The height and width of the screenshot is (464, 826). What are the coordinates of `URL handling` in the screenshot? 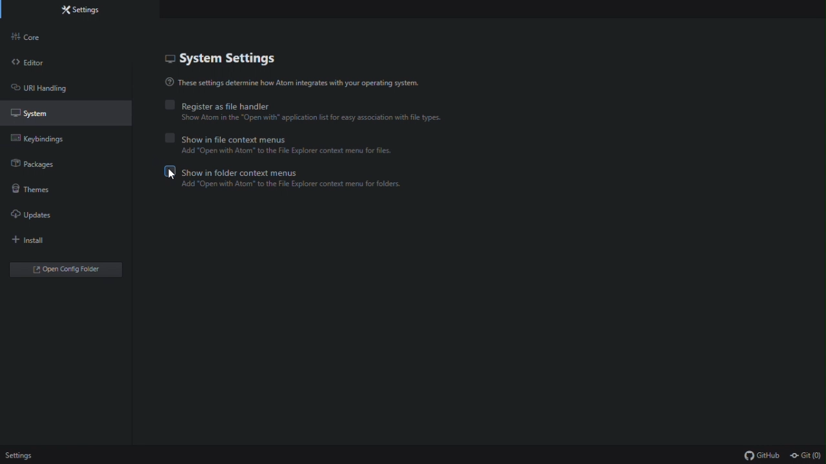 It's located at (65, 88).